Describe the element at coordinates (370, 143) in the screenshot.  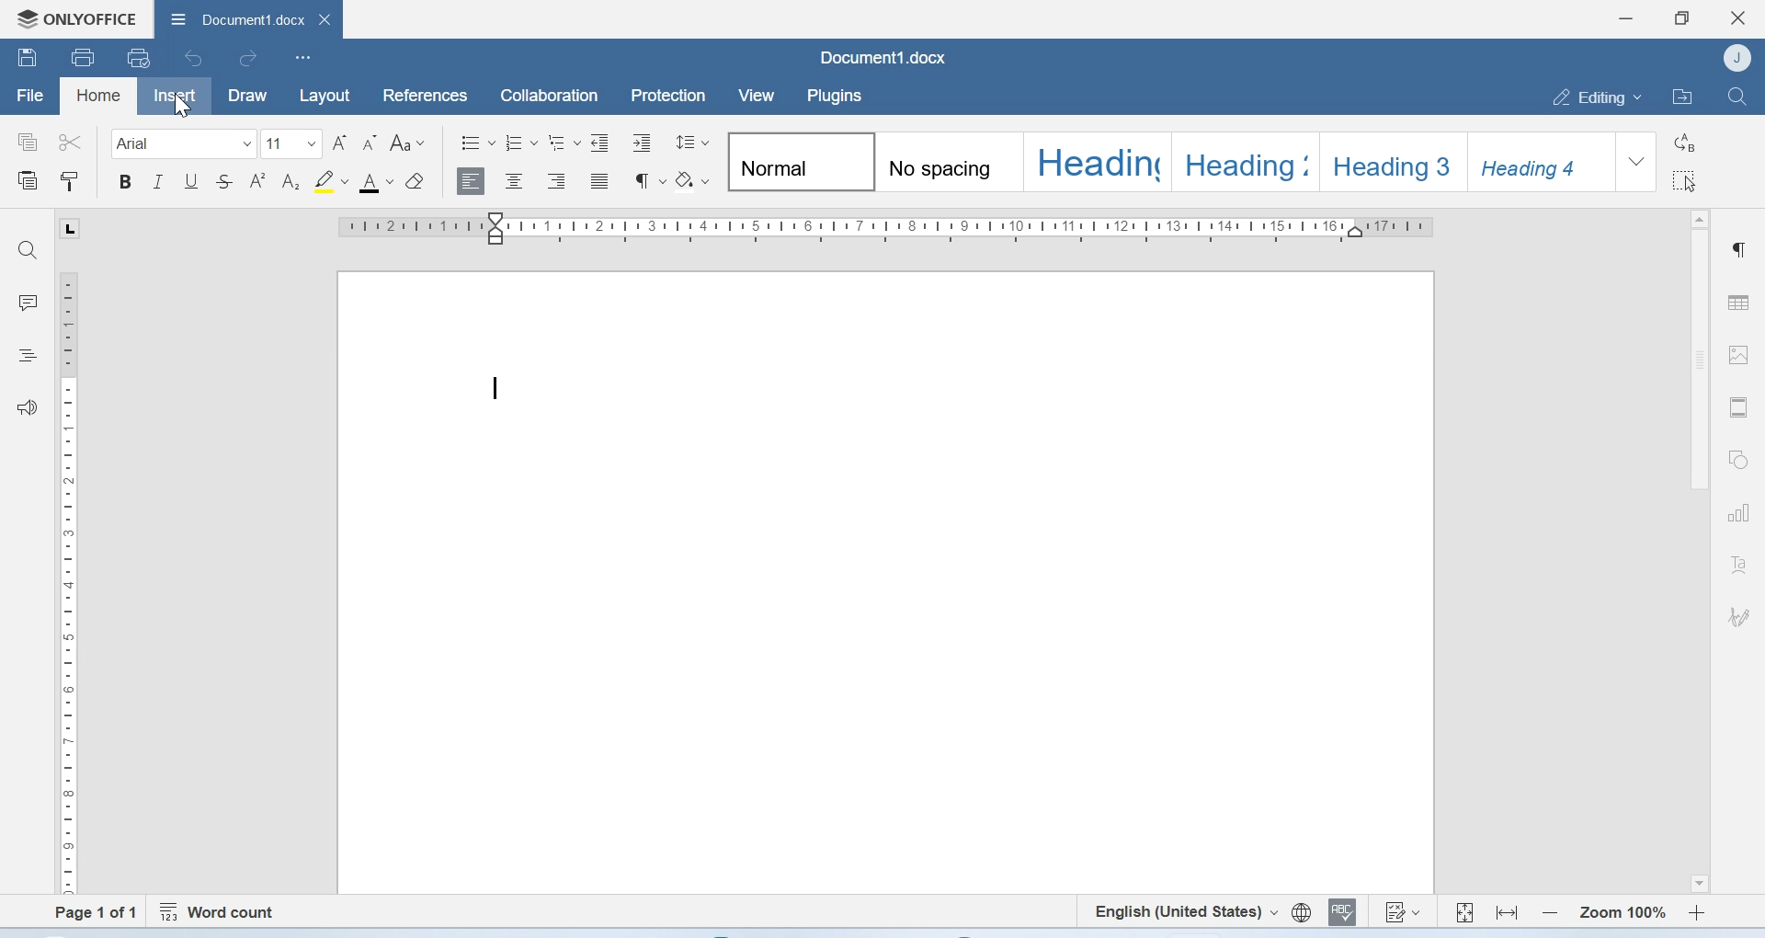
I see `Decrement font size` at that location.